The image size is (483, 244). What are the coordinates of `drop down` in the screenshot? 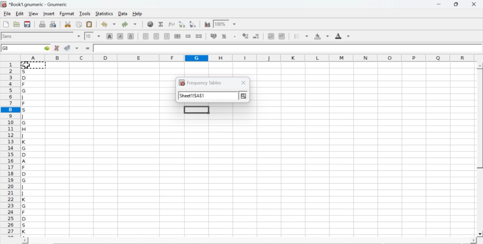 It's located at (235, 24).